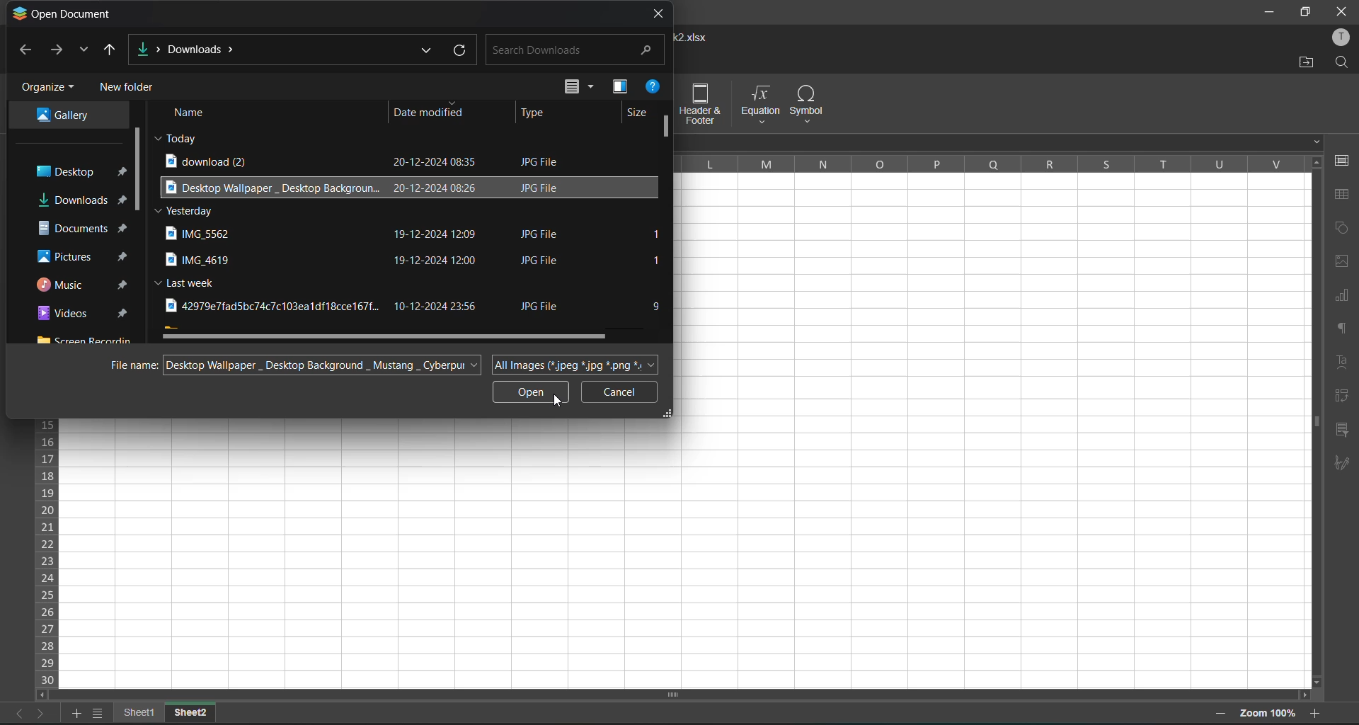  Describe the element at coordinates (1002, 142) in the screenshot. I see `formula bar` at that location.